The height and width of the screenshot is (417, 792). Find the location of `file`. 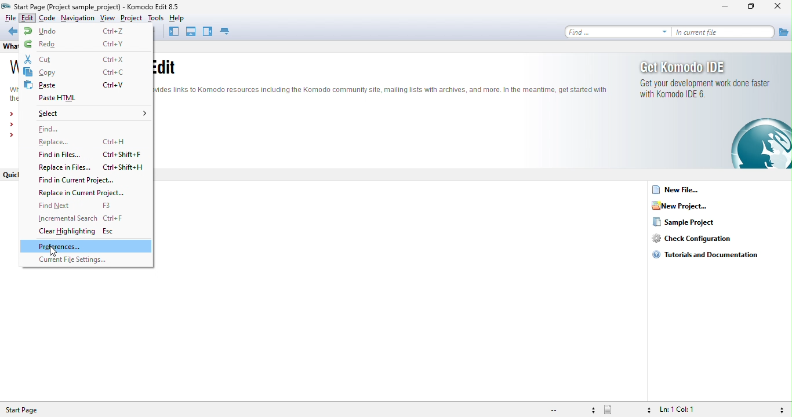

file is located at coordinates (783, 31).